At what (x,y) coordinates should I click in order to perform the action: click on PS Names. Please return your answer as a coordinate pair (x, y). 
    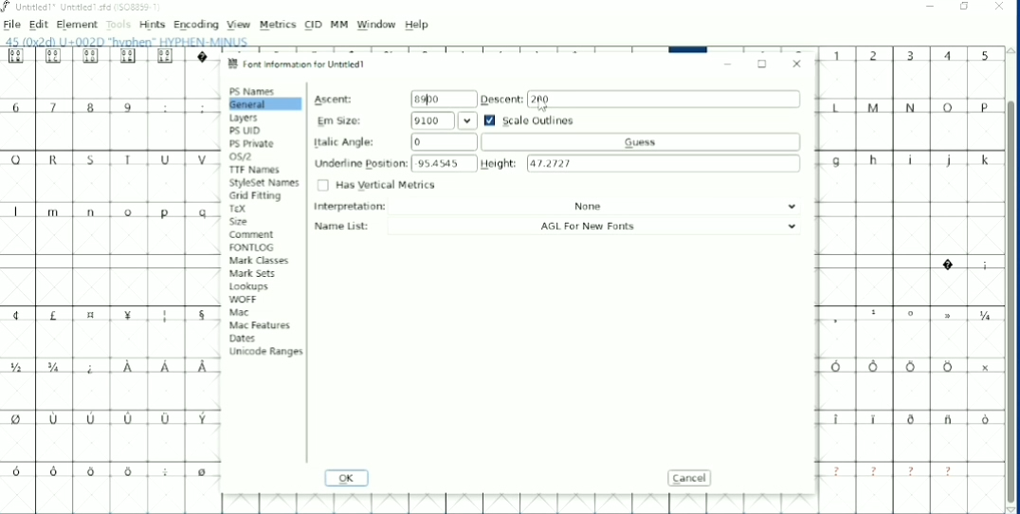
    Looking at the image, I should click on (253, 91).